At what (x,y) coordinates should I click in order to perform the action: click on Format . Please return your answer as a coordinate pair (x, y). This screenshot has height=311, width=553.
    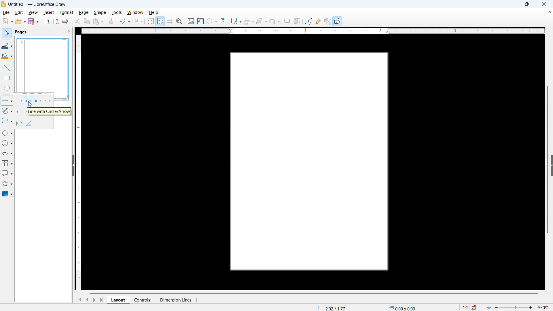
    Looking at the image, I should click on (66, 12).